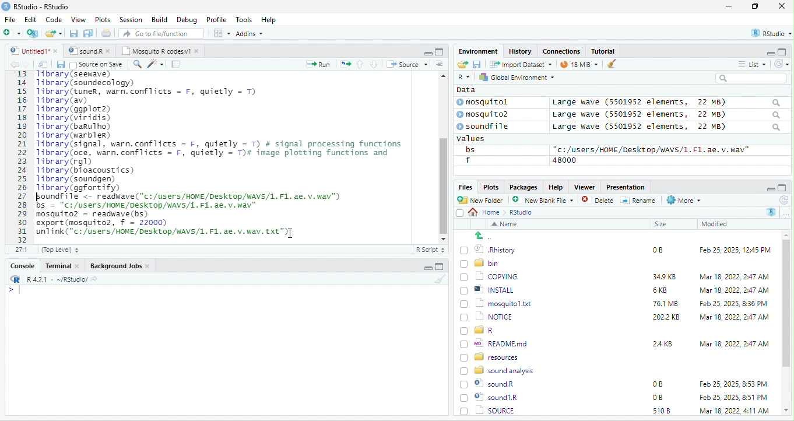 This screenshot has height=421, width=794. Describe the element at coordinates (439, 63) in the screenshot. I see `sort` at that location.